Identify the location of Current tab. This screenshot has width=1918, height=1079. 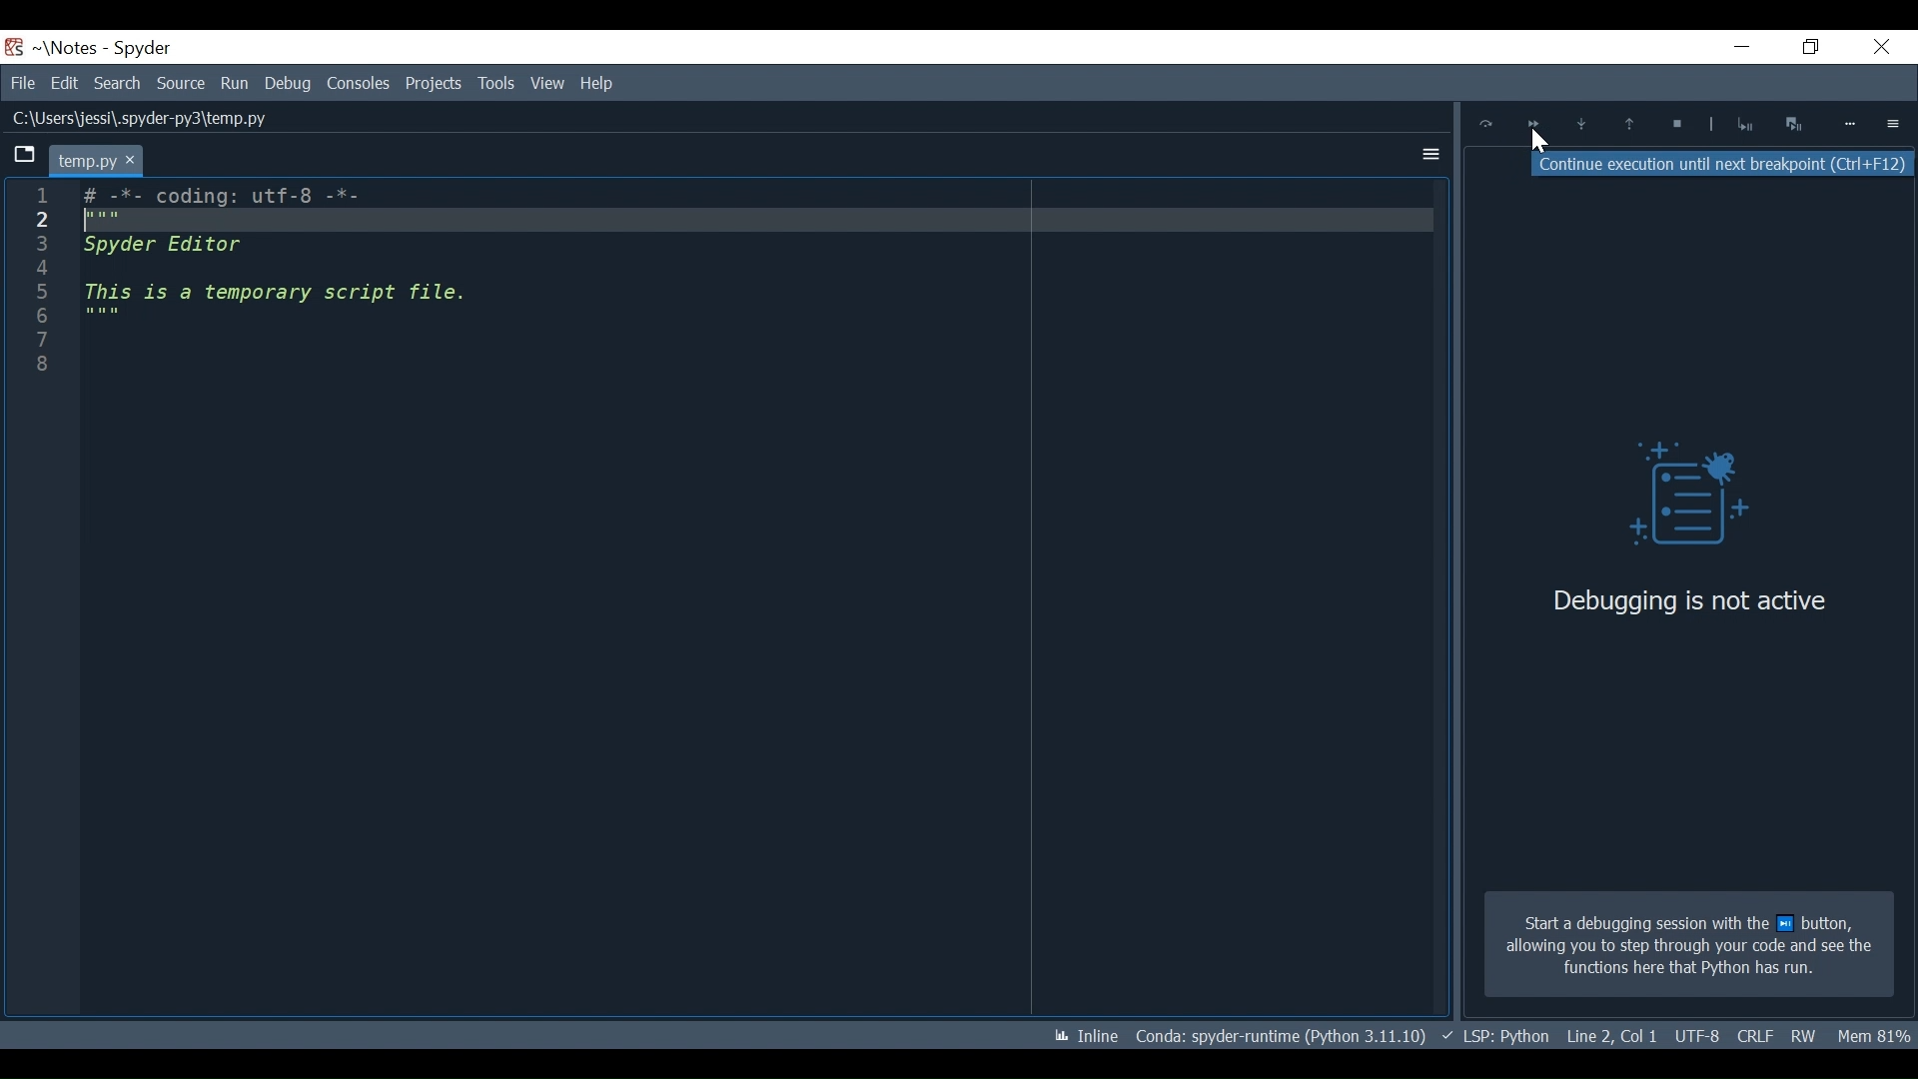
(95, 160).